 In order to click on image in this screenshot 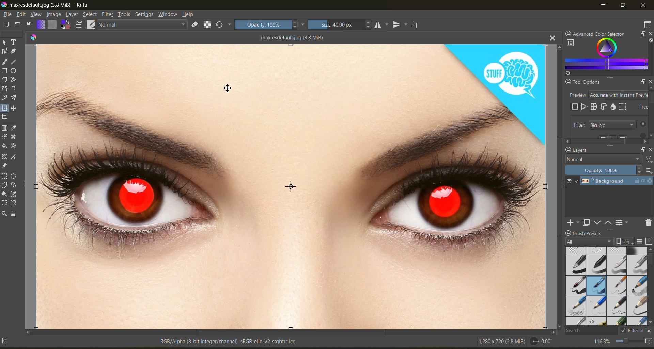, I will do `click(54, 14)`.